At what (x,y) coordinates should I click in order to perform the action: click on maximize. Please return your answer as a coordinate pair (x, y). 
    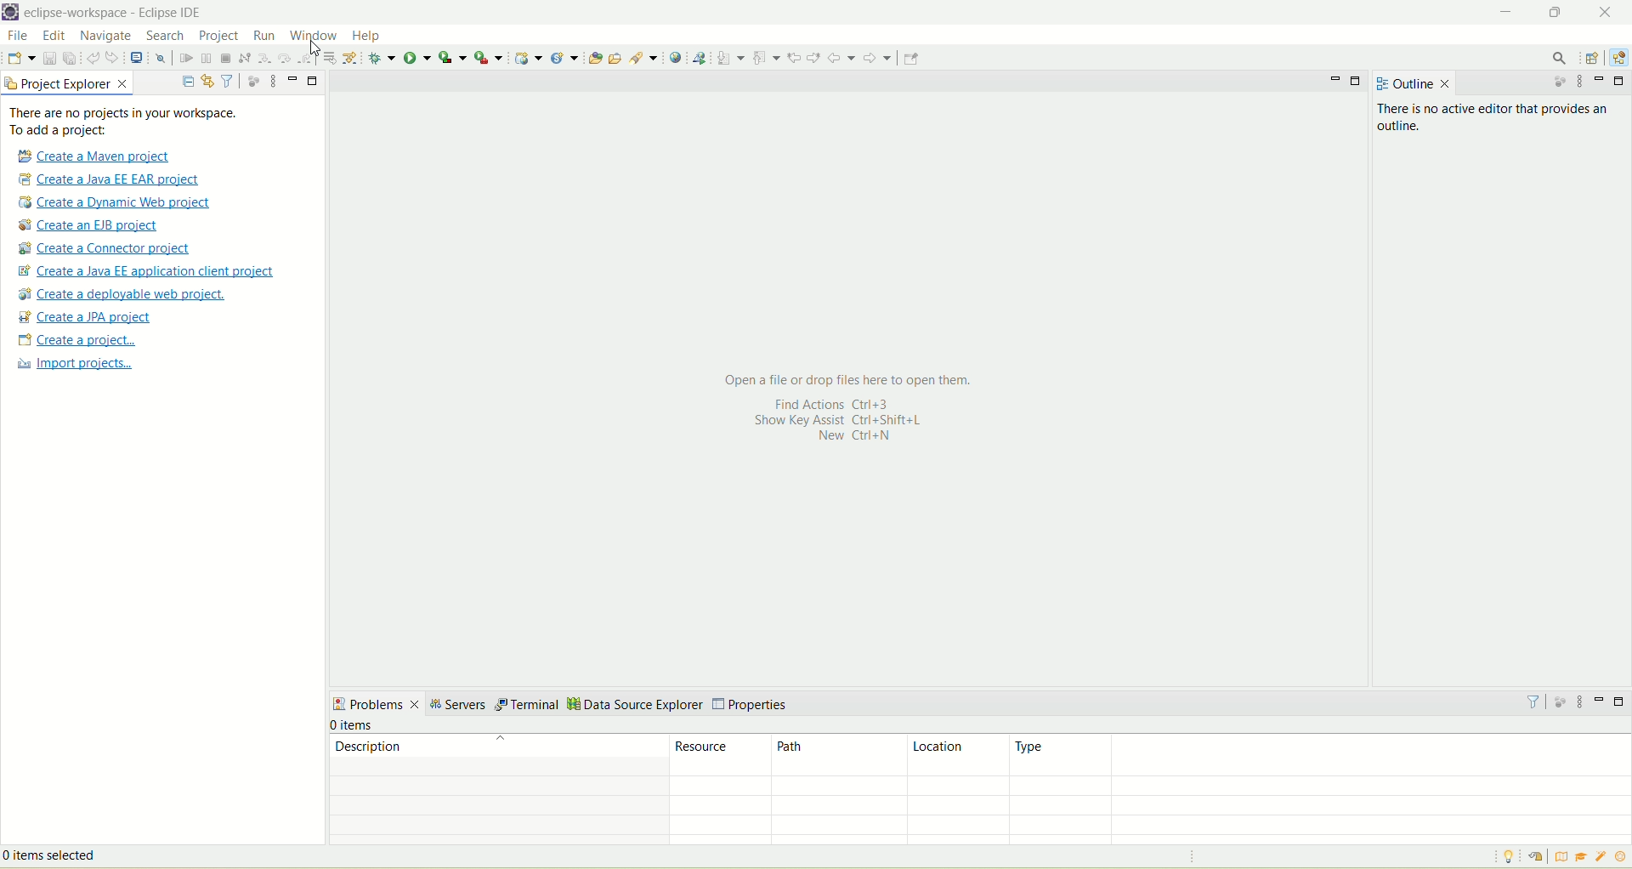
    Looking at the image, I should click on (314, 82).